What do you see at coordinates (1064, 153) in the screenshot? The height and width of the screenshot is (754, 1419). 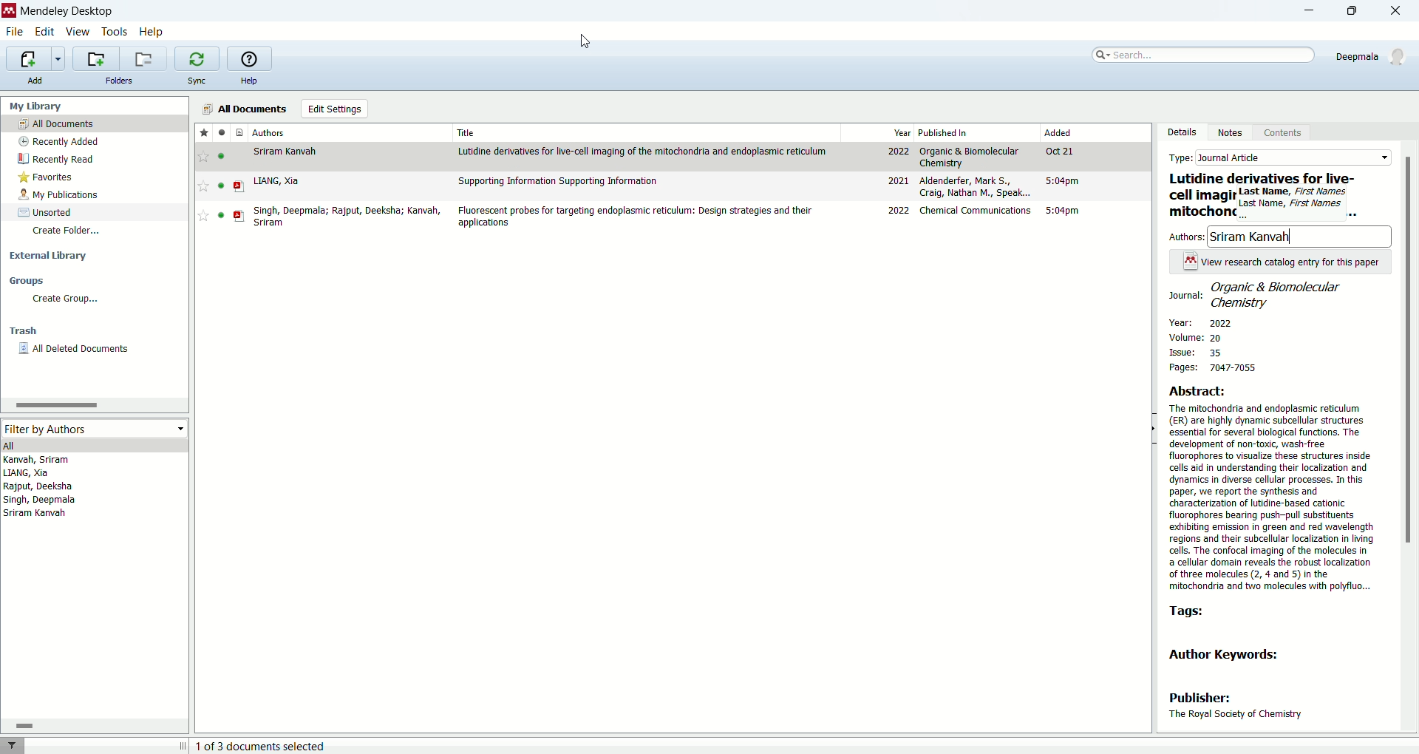 I see `Oct 21` at bounding box center [1064, 153].